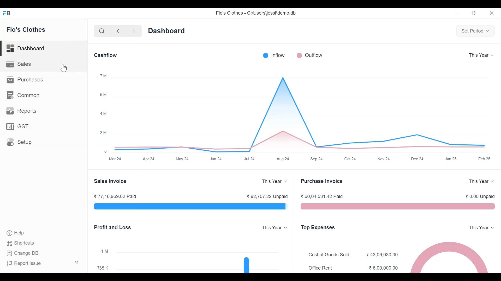 The width and height of the screenshot is (501, 281). I want to click on Inflow color bar, so click(266, 55).